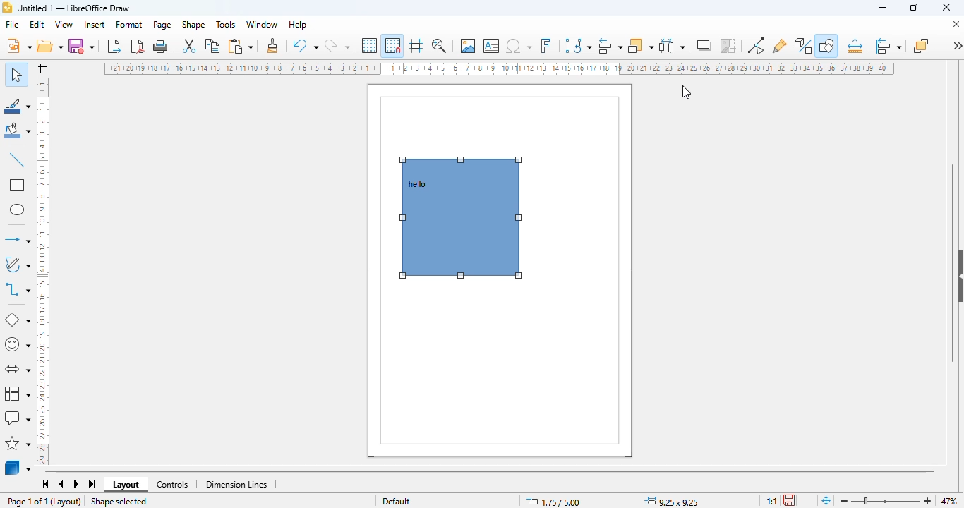 The image size is (964, 508). I want to click on helplines while moving, so click(416, 45).